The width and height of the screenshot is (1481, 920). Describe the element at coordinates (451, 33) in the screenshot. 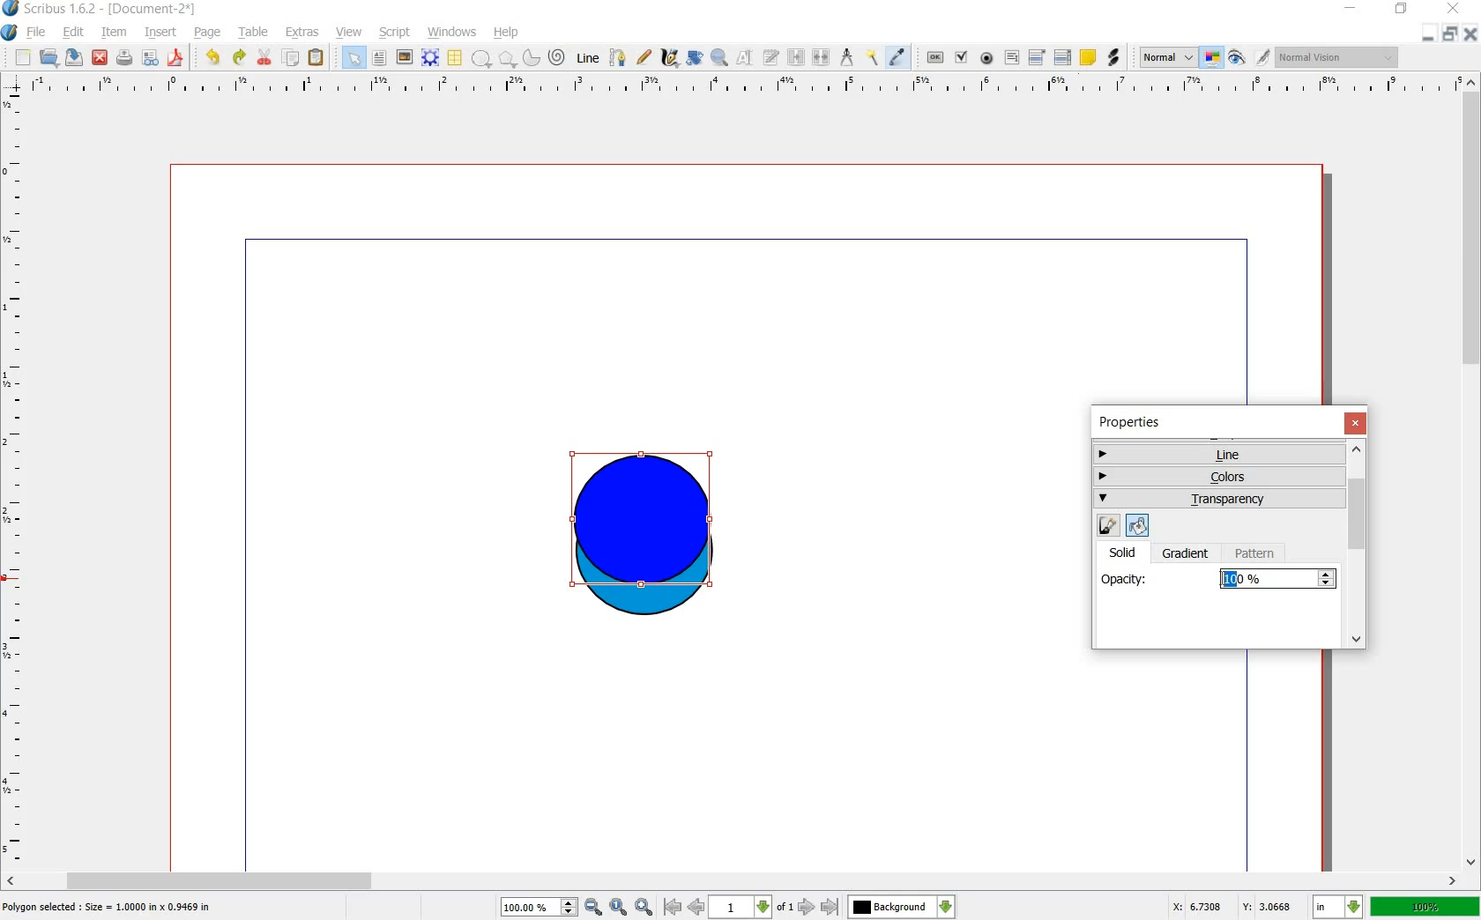

I see `windows` at that location.